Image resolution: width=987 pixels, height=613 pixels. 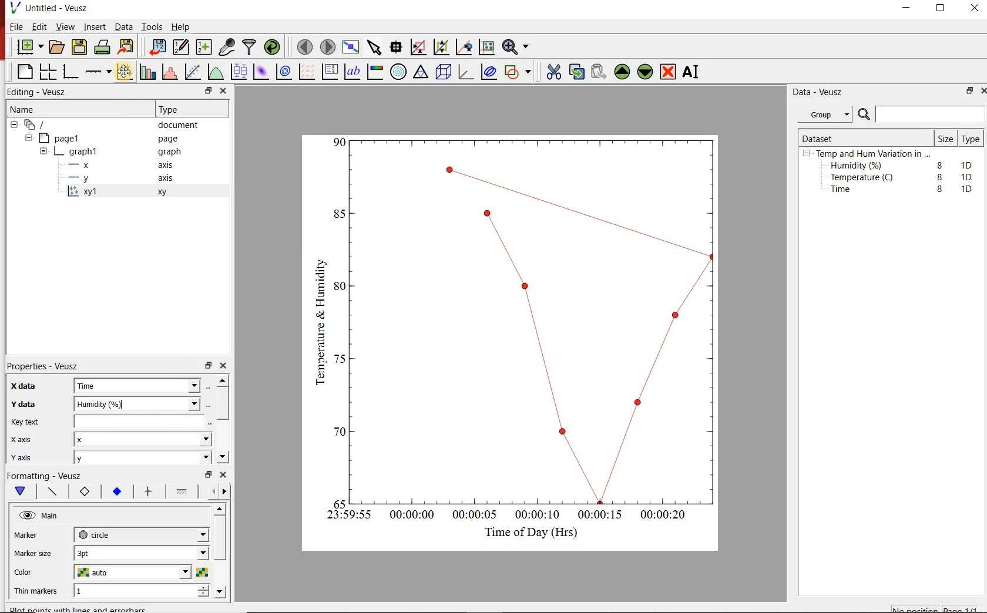 I want to click on filter data, so click(x=250, y=48).